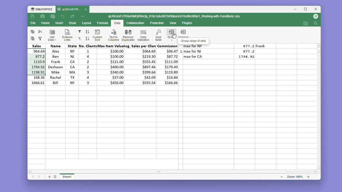 The image size is (342, 192). I want to click on Previous sheet, so click(33, 177).